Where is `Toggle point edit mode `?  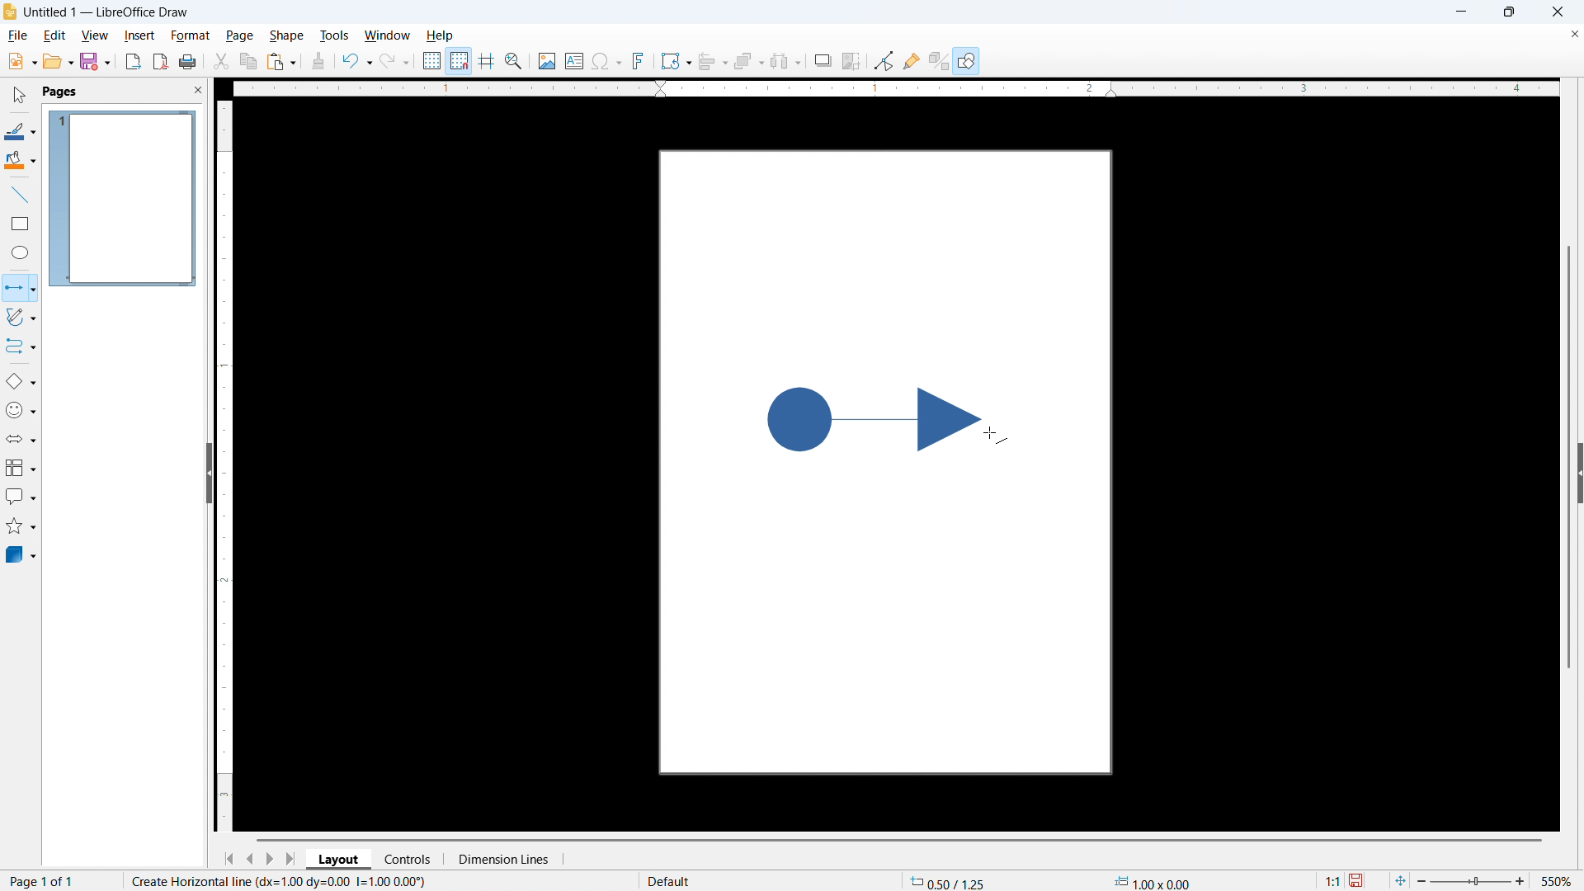 Toggle point edit mode  is located at coordinates (884, 59).